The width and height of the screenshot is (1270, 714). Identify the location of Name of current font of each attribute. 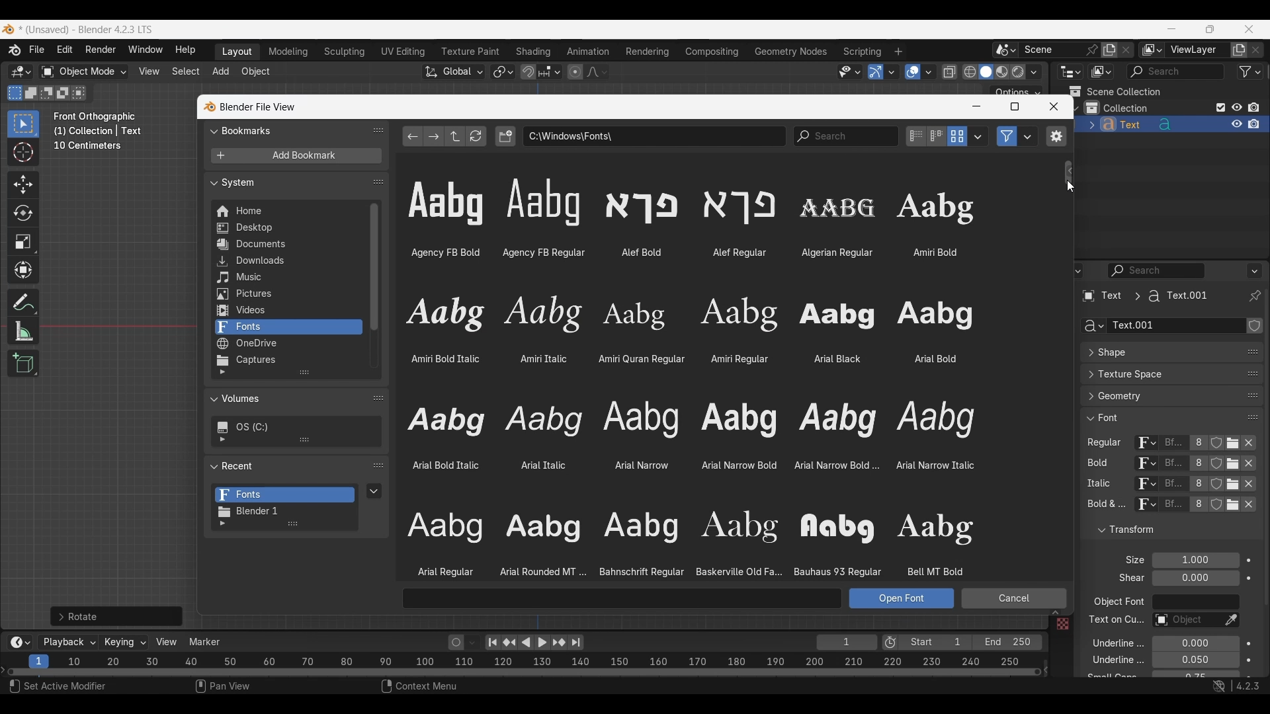
(1173, 444).